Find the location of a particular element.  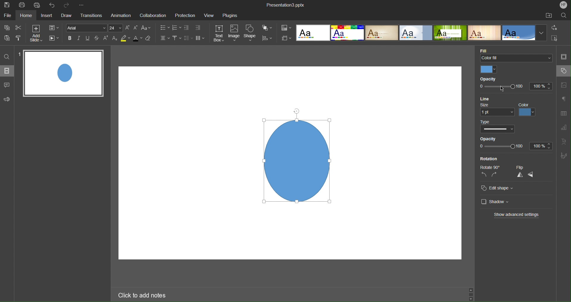

Text Box is located at coordinates (219, 33).